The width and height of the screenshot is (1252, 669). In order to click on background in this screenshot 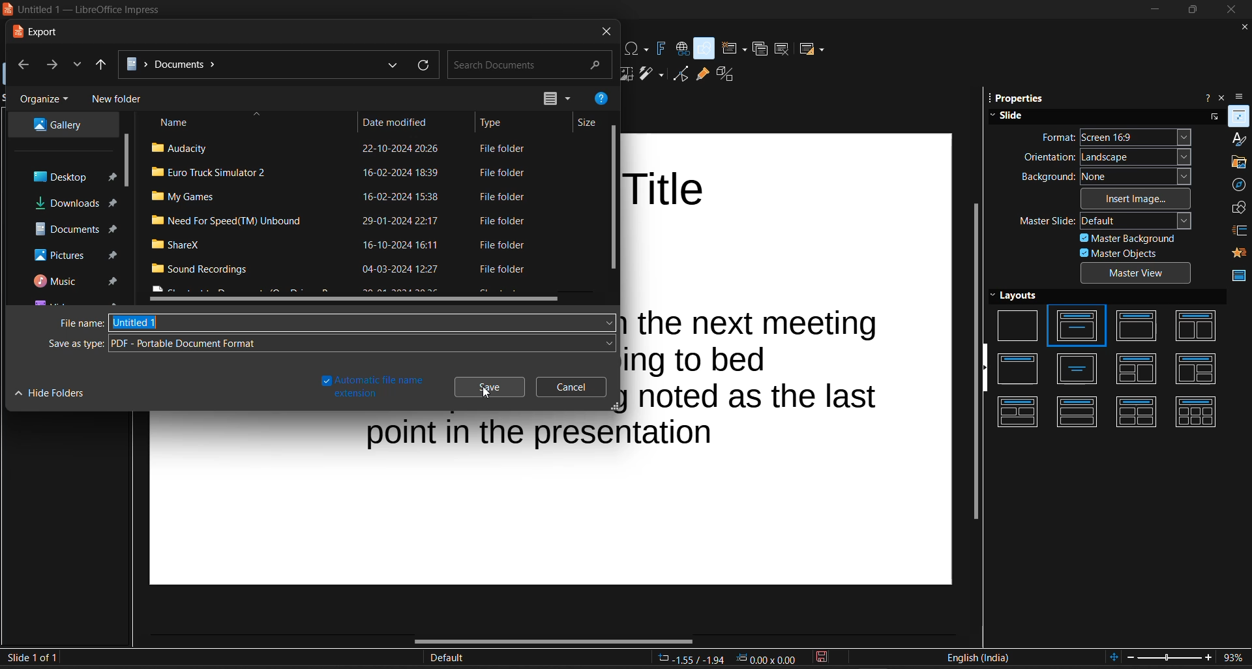, I will do `click(1107, 176)`.